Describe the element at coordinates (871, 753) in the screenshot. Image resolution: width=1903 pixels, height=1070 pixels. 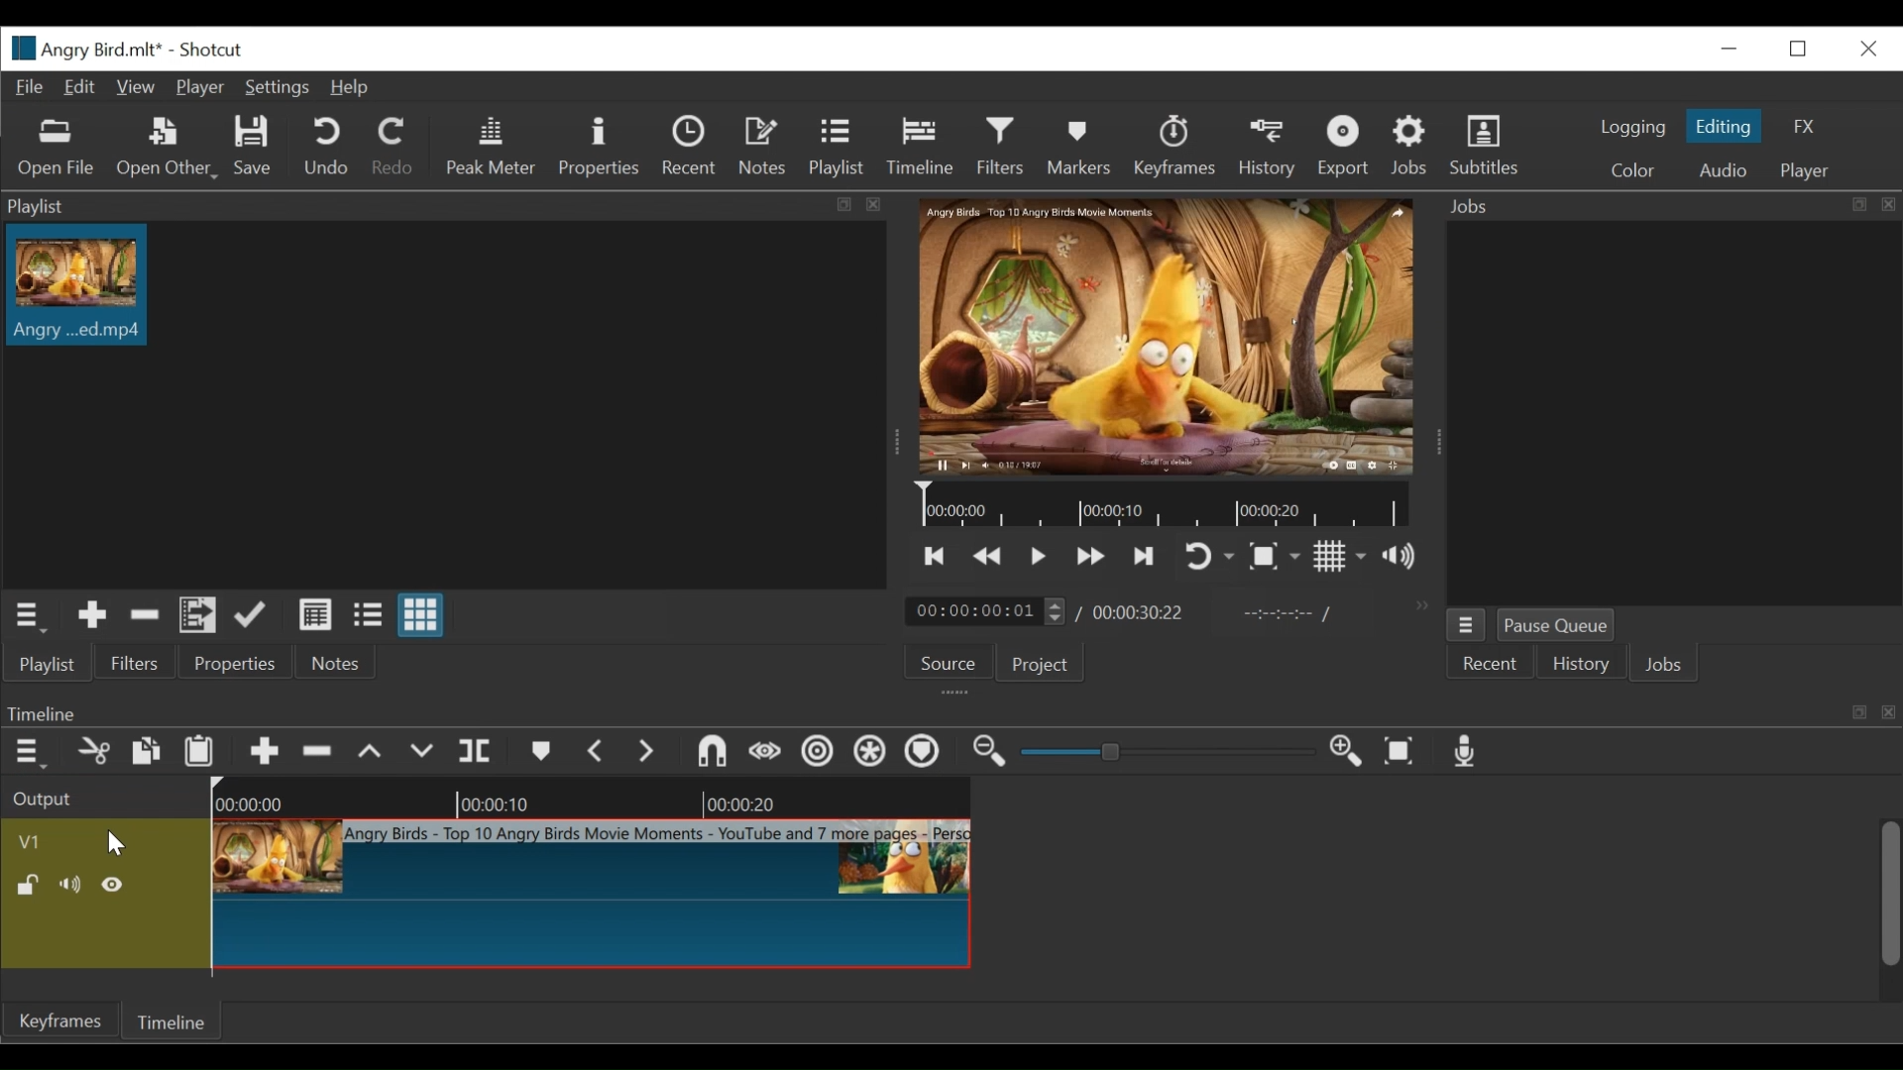
I see `Ripple all tracks` at that location.